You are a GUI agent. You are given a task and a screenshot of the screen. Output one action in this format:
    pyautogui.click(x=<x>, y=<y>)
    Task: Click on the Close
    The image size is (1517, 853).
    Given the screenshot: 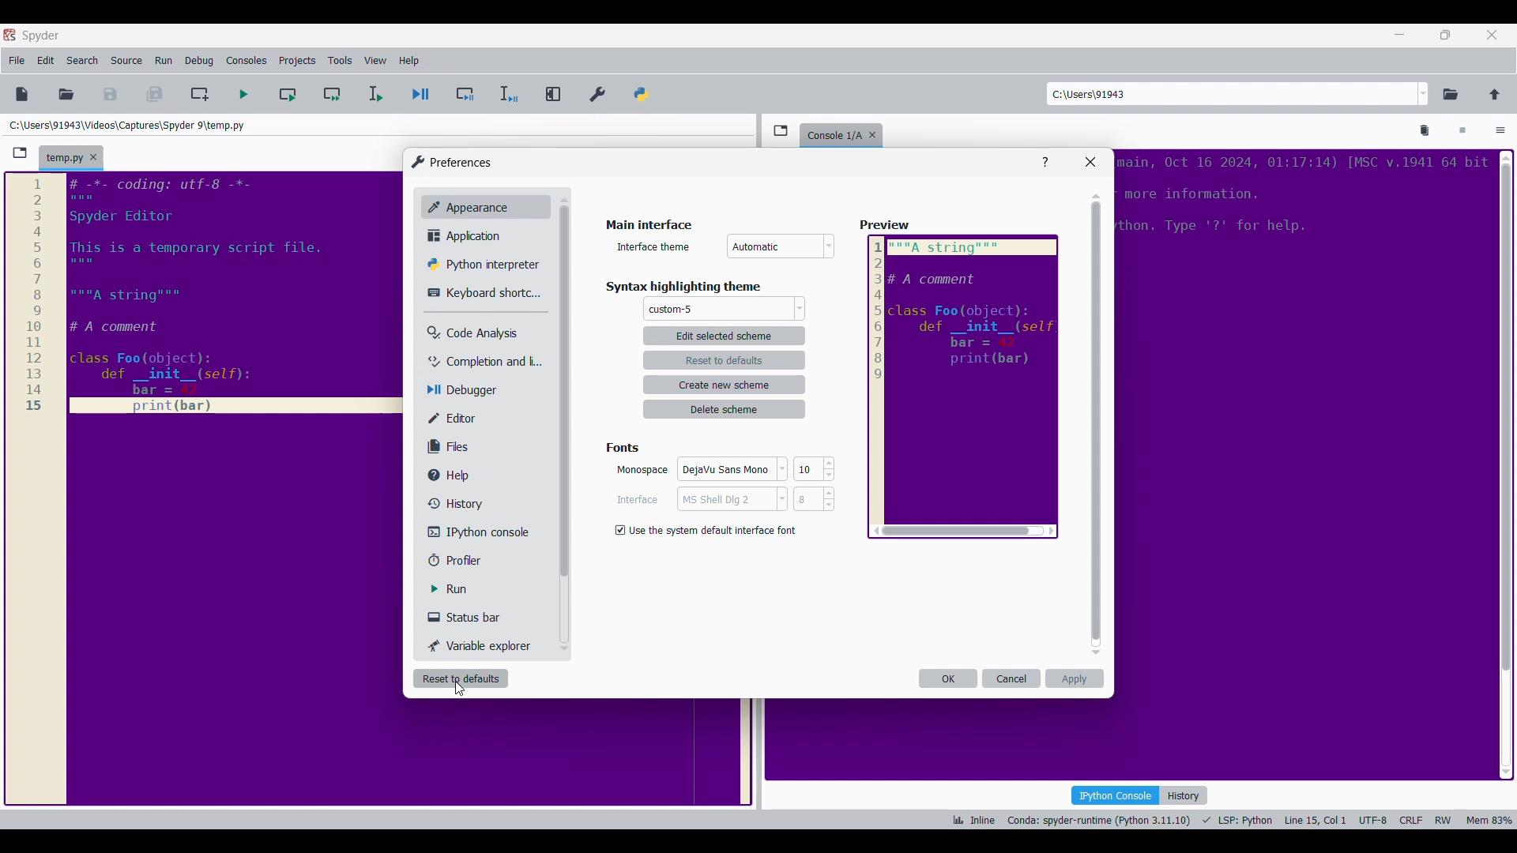 What is the action you would take?
    pyautogui.click(x=872, y=134)
    